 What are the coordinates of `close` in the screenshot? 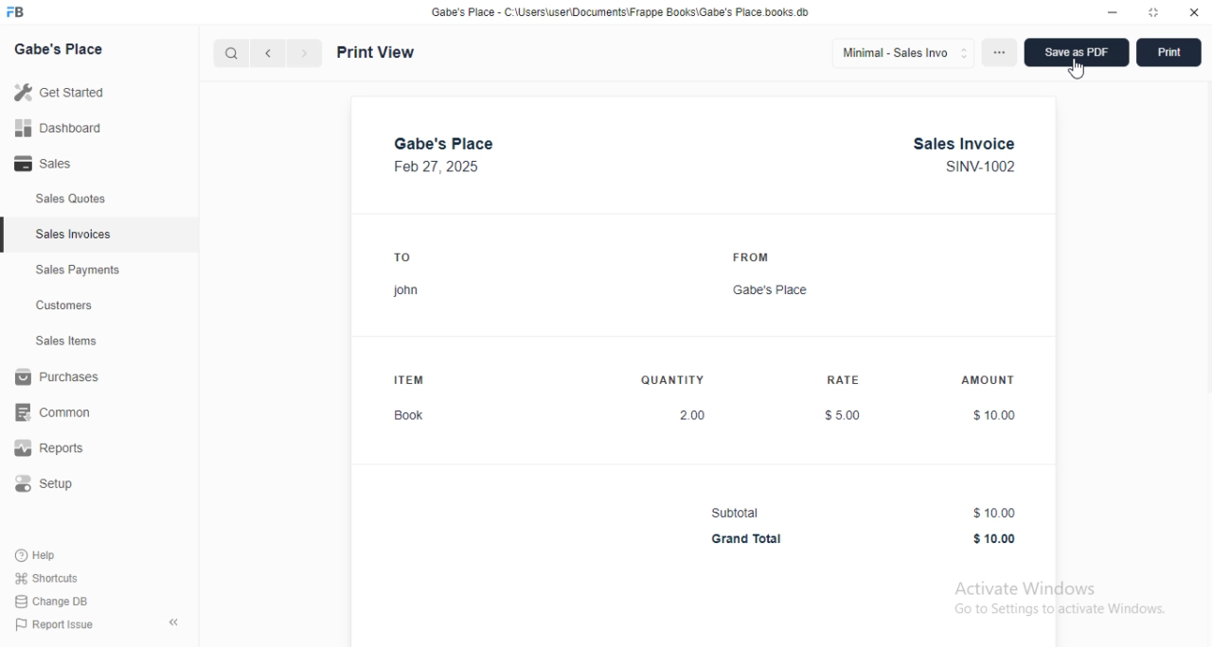 It's located at (1193, 11).